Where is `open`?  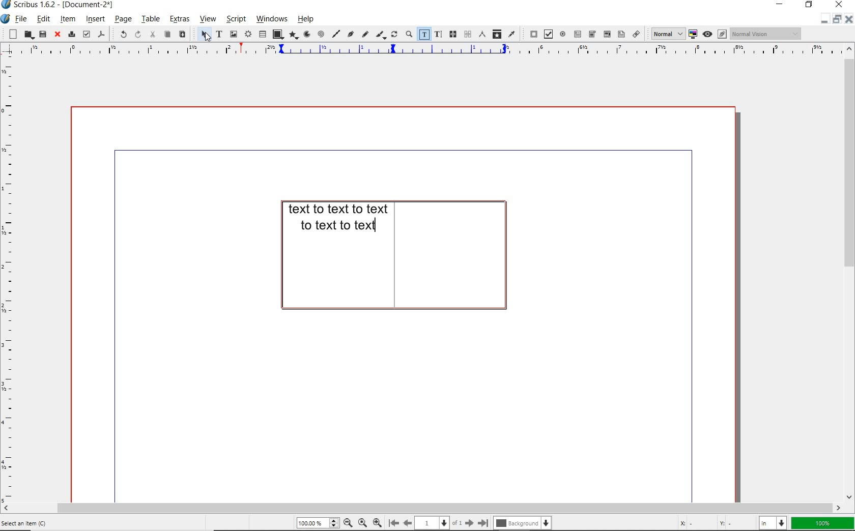 open is located at coordinates (28, 35).